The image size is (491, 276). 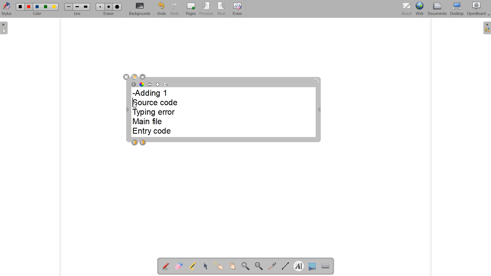 What do you see at coordinates (407, 9) in the screenshot?
I see `Board` at bounding box center [407, 9].